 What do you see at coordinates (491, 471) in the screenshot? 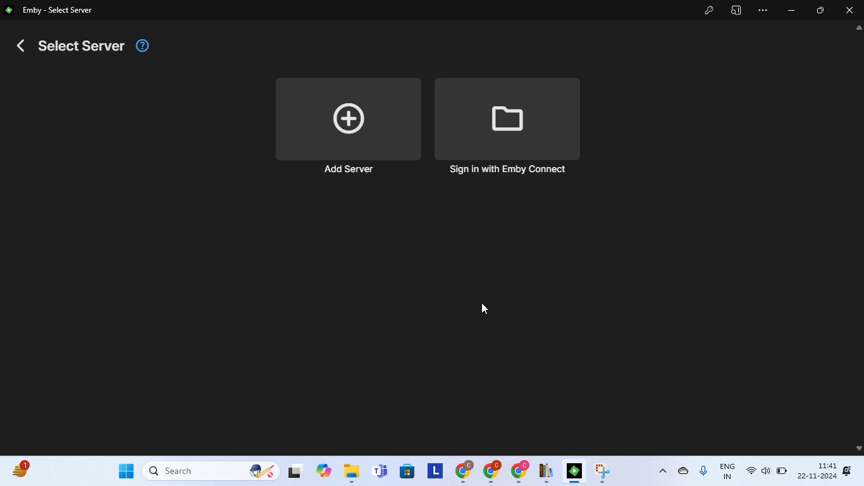
I see `chrome tabs` at bounding box center [491, 471].